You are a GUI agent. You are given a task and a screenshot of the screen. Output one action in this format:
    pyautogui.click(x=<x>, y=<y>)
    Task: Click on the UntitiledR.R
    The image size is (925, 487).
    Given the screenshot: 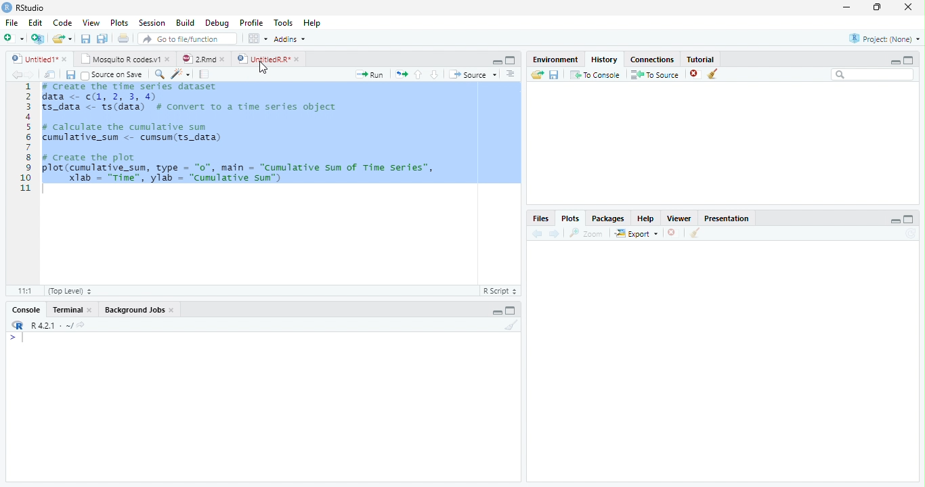 What is the action you would take?
    pyautogui.click(x=271, y=58)
    